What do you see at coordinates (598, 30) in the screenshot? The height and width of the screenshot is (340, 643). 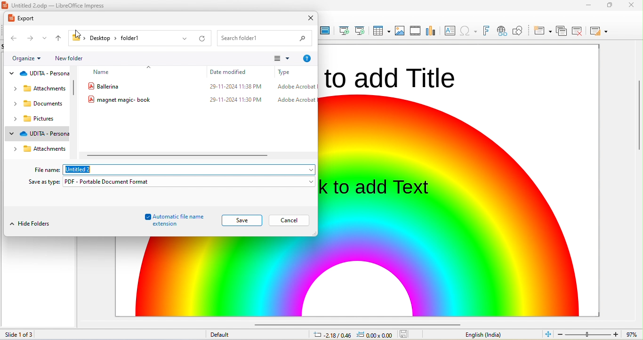 I see `slide layout` at bounding box center [598, 30].